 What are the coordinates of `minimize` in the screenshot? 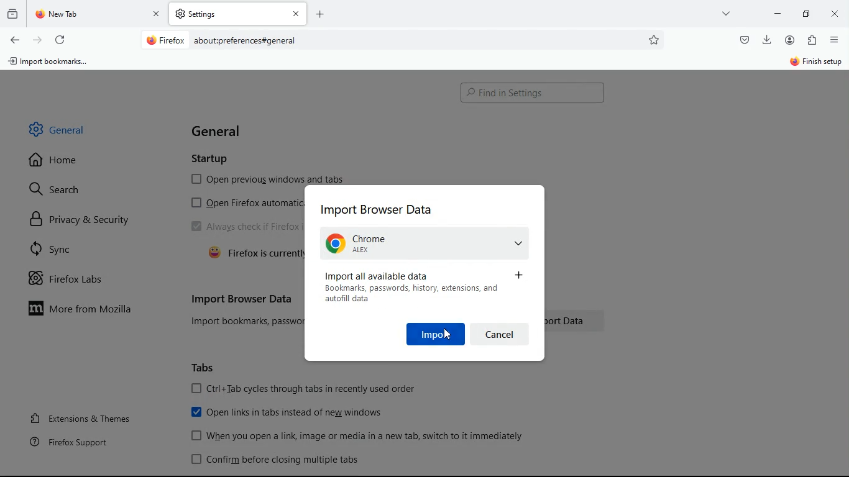 It's located at (778, 14).